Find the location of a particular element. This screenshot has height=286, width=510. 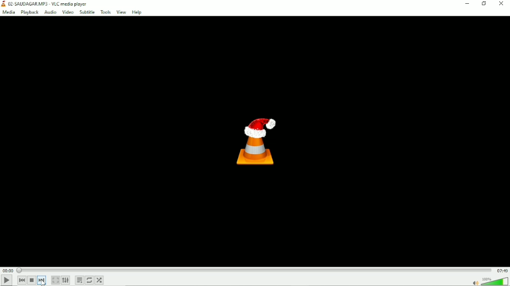

Tools is located at coordinates (105, 12).